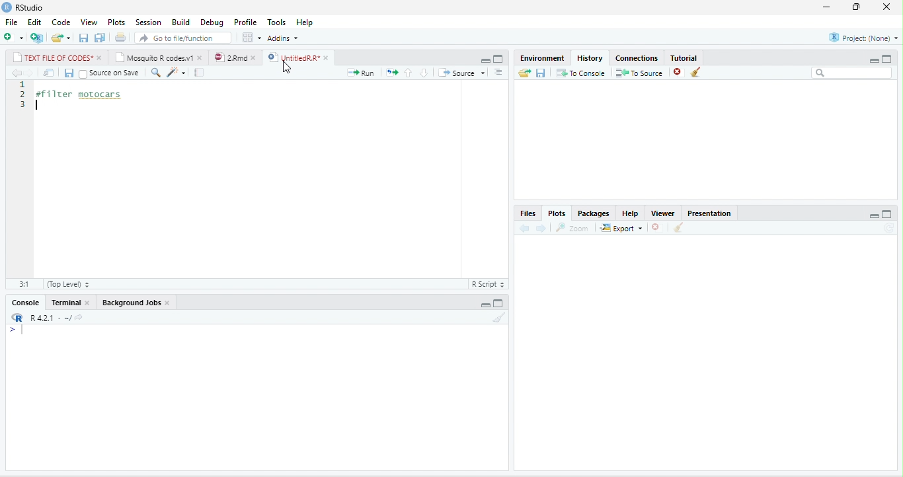 Image resolution: width=903 pixels, height=477 pixels. Describe the element at coordinates (498, 72) in the screenshot. I see `options` at that location.